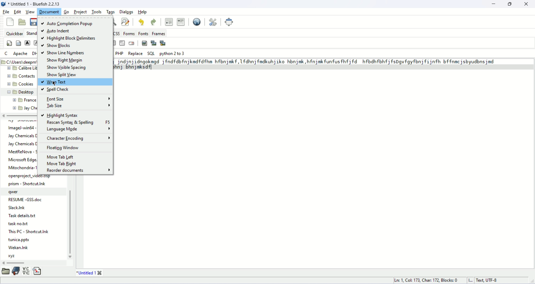 The width and height of the screenshot is (535, 284). I want to click on body, so click(19, 43).